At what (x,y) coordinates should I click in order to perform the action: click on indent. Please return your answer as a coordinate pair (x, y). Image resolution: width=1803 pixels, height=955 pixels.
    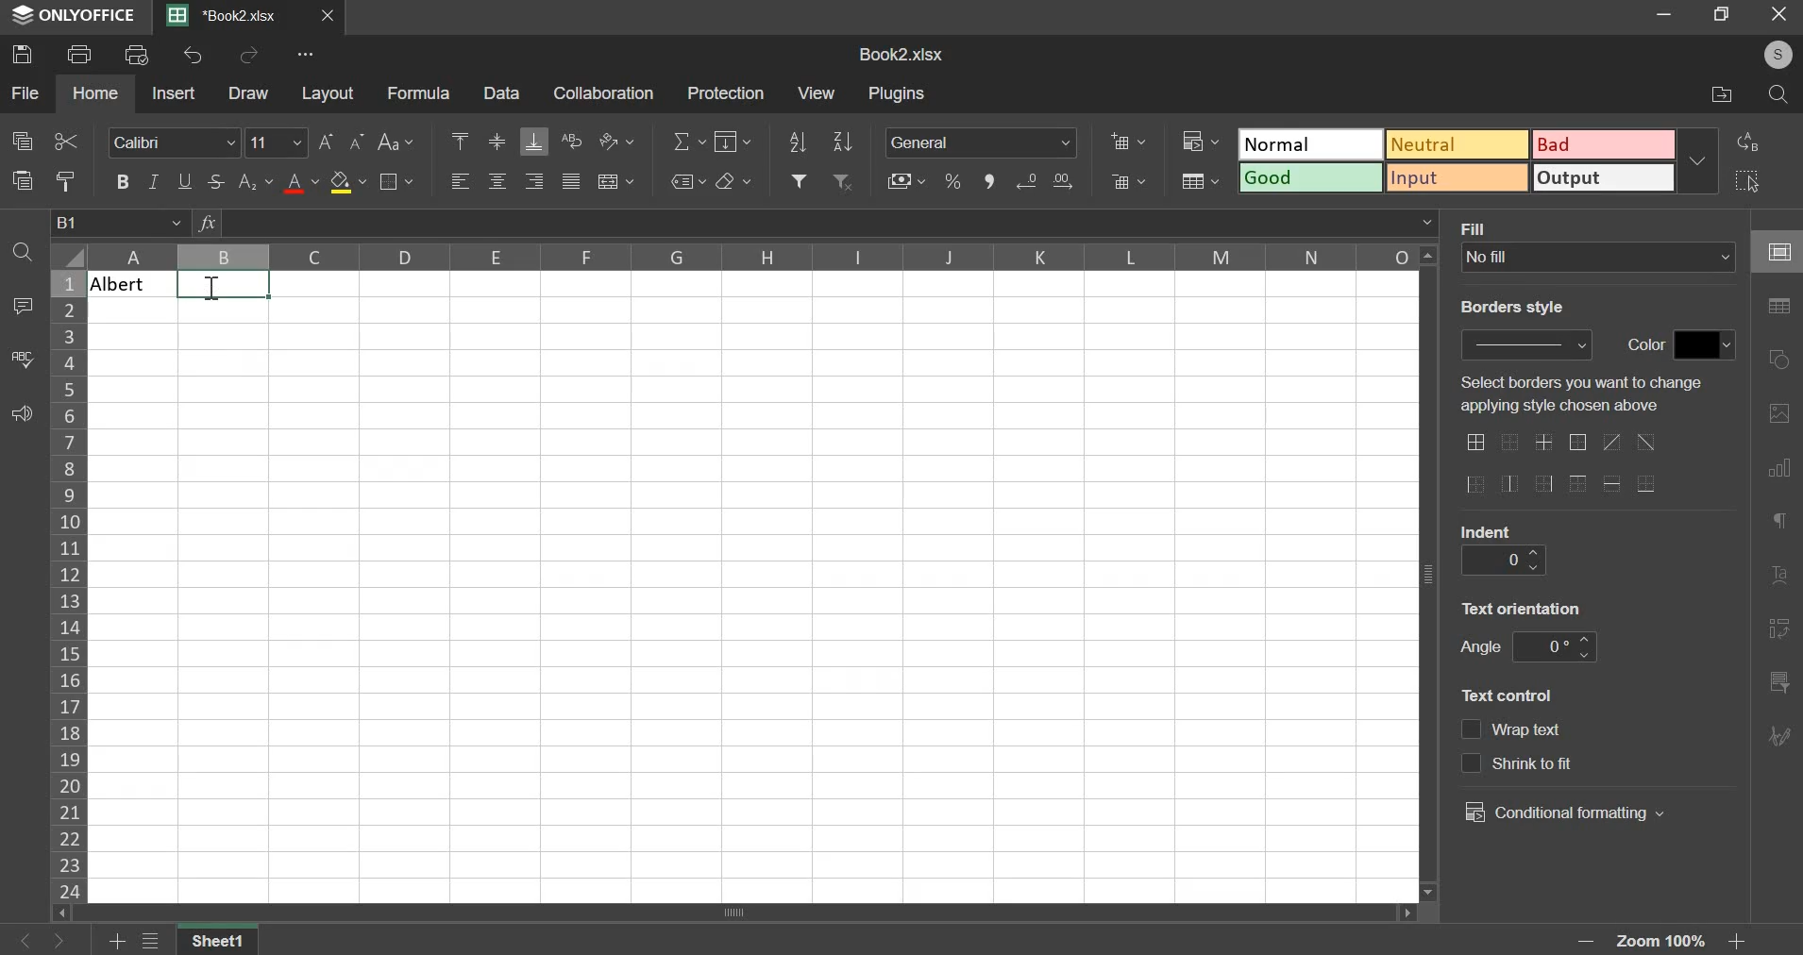
    Looking at the image, I should click on (1499, 560).